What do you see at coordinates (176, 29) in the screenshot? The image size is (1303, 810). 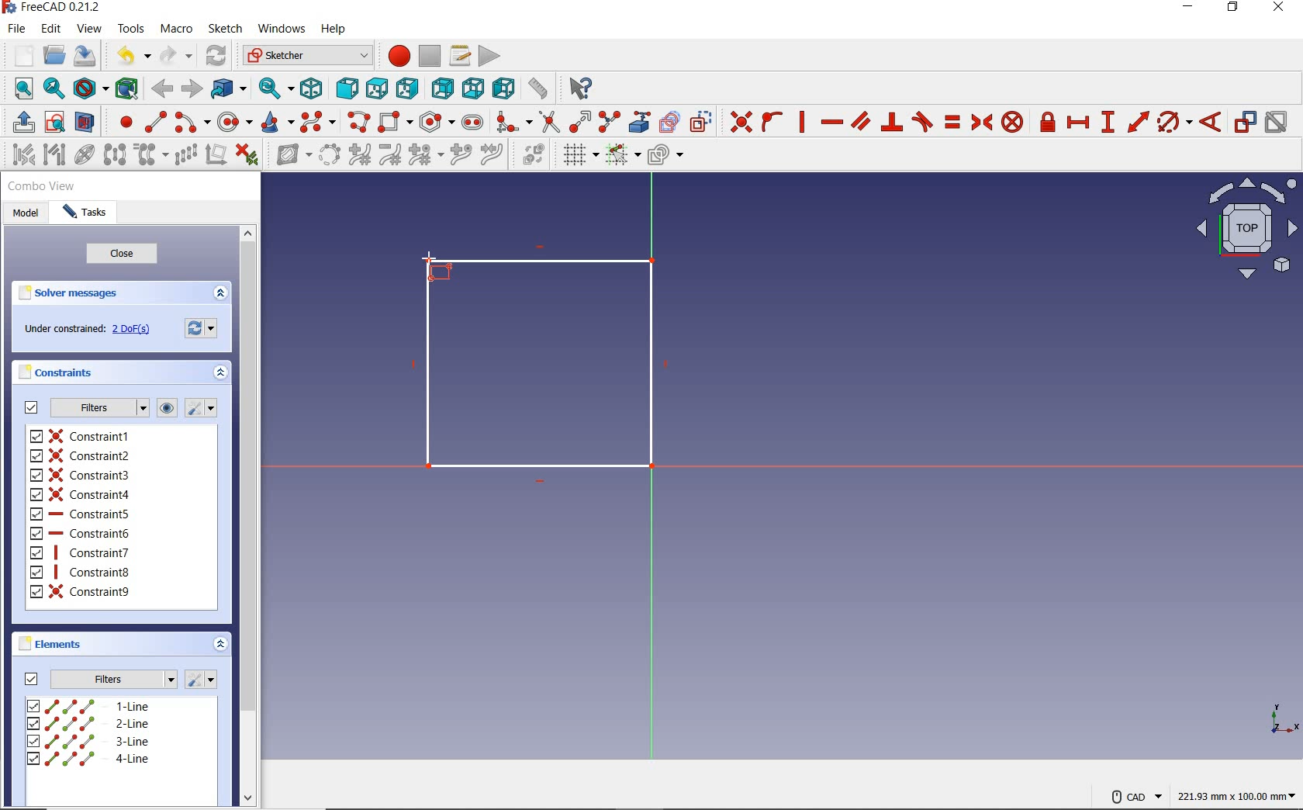 I see `macro` at bounding box center [176, 29].